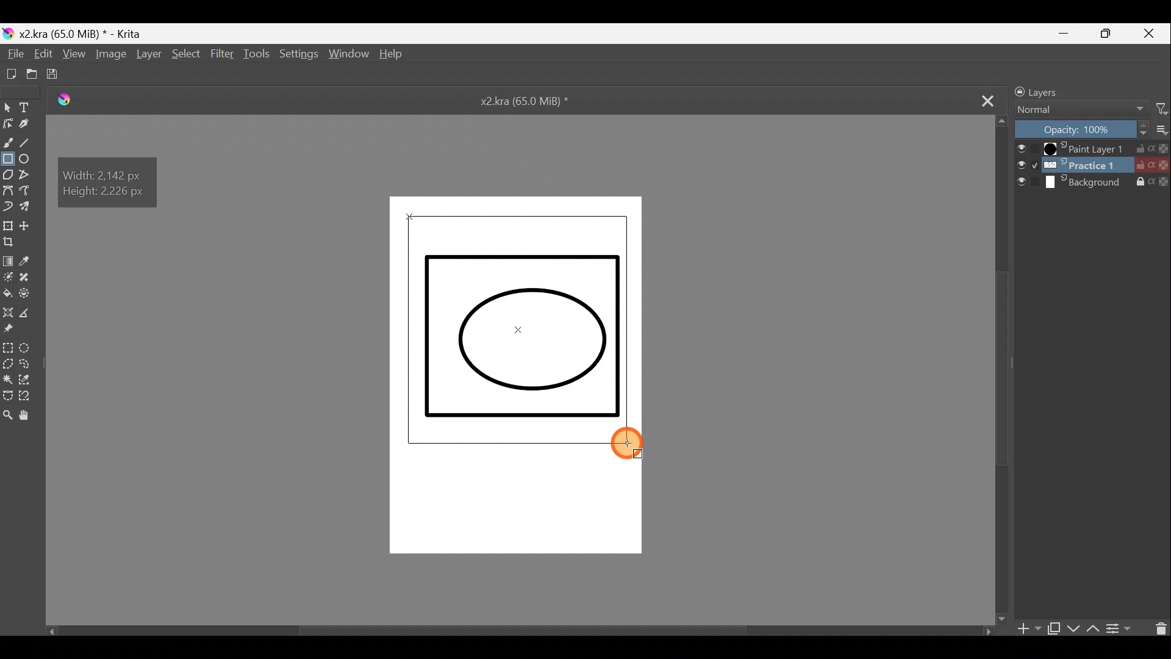 Image resolution: width=1171 pixels, height=659 pixels. Describe the element at coordinates (31, 145) in the screenshot. I see `Line tool` at that location.